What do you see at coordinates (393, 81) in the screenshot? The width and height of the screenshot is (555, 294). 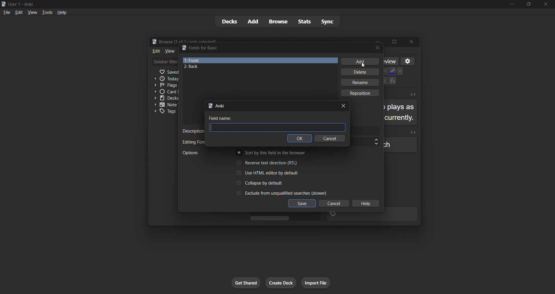 I see `Functions` at bounding box center [393, 81].